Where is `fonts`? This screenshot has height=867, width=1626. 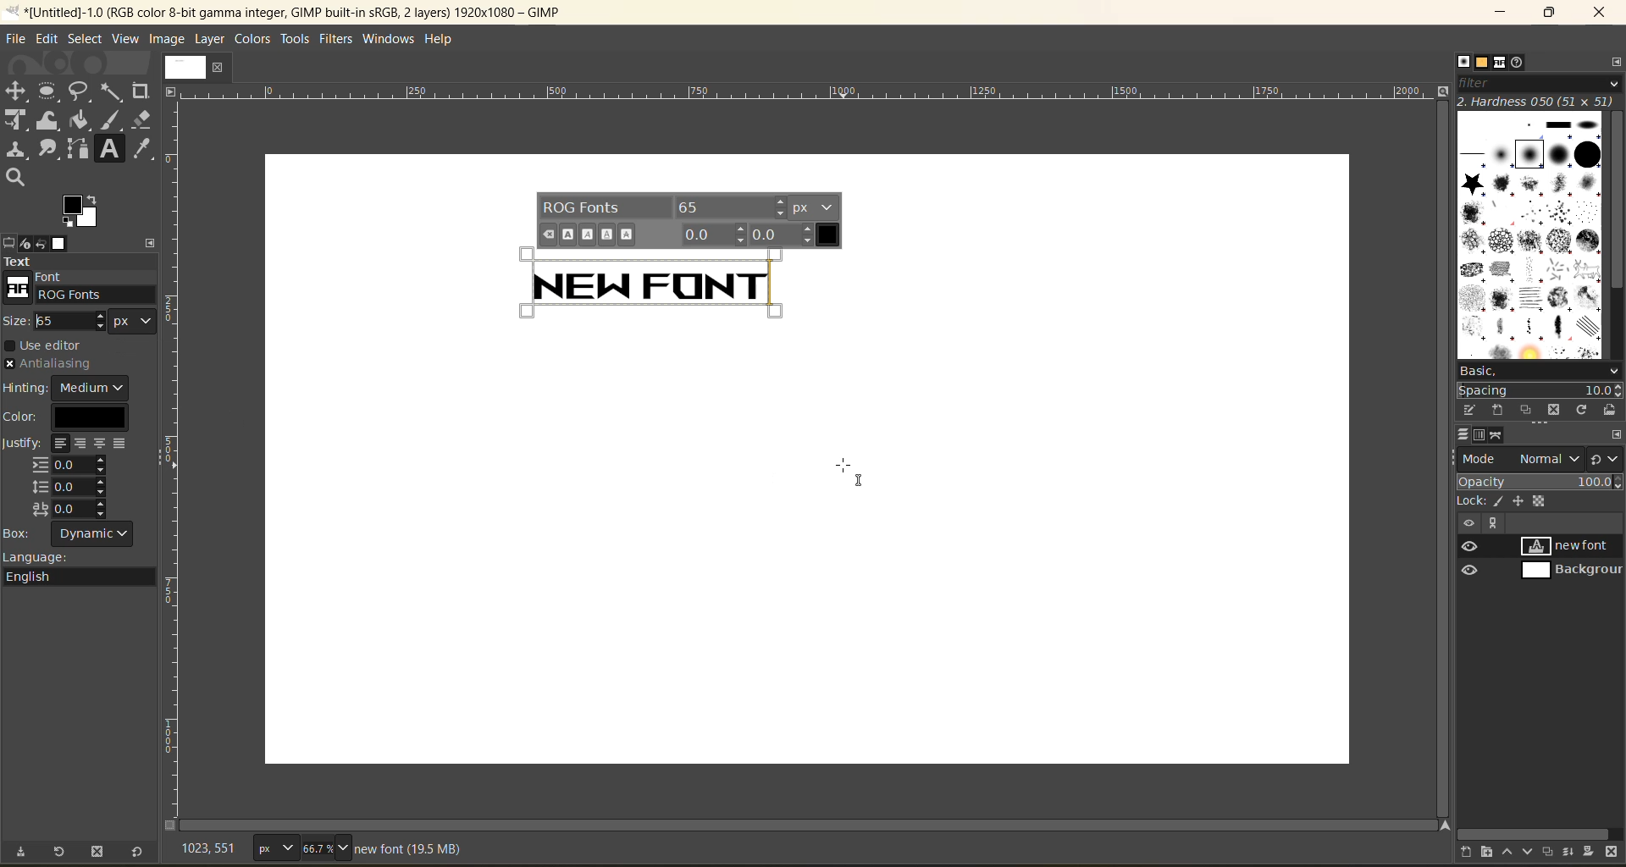
fonts is located at coordinates (1502, 63).